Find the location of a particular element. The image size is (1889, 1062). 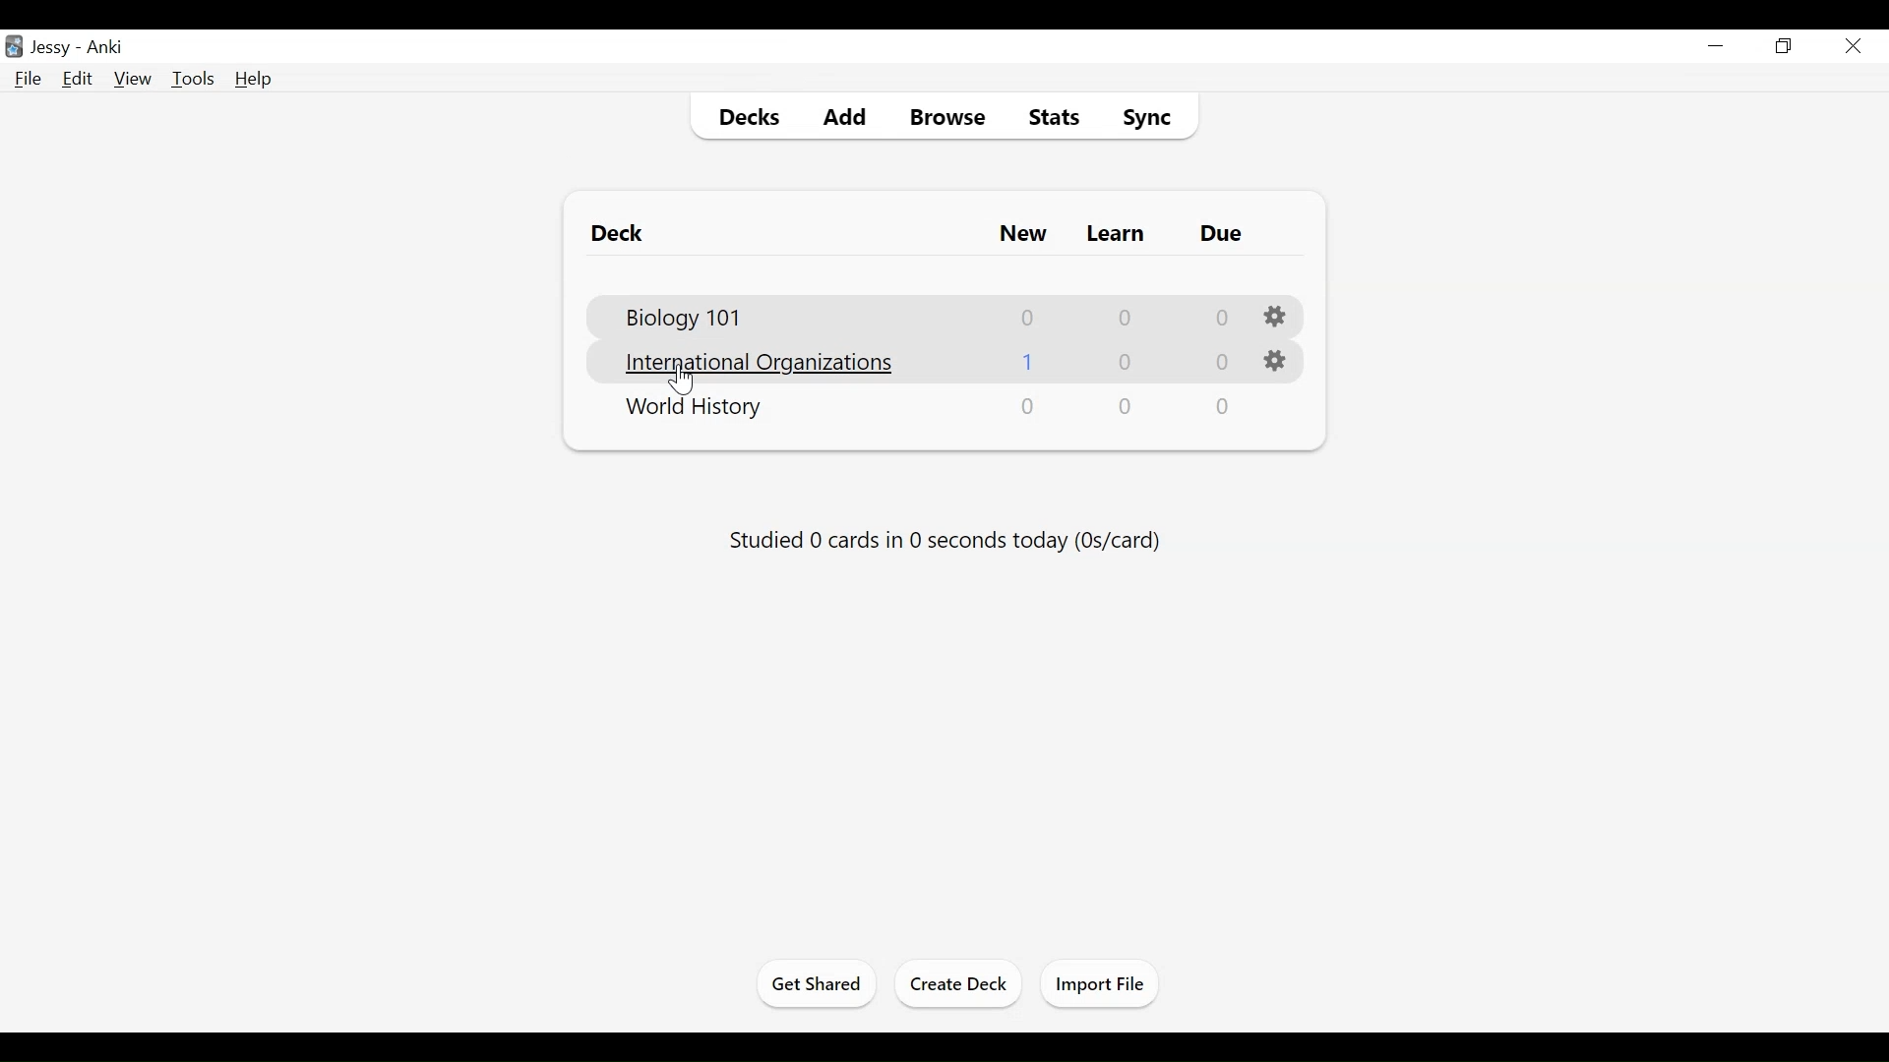

Stats is located at coordinates (1056, 118).